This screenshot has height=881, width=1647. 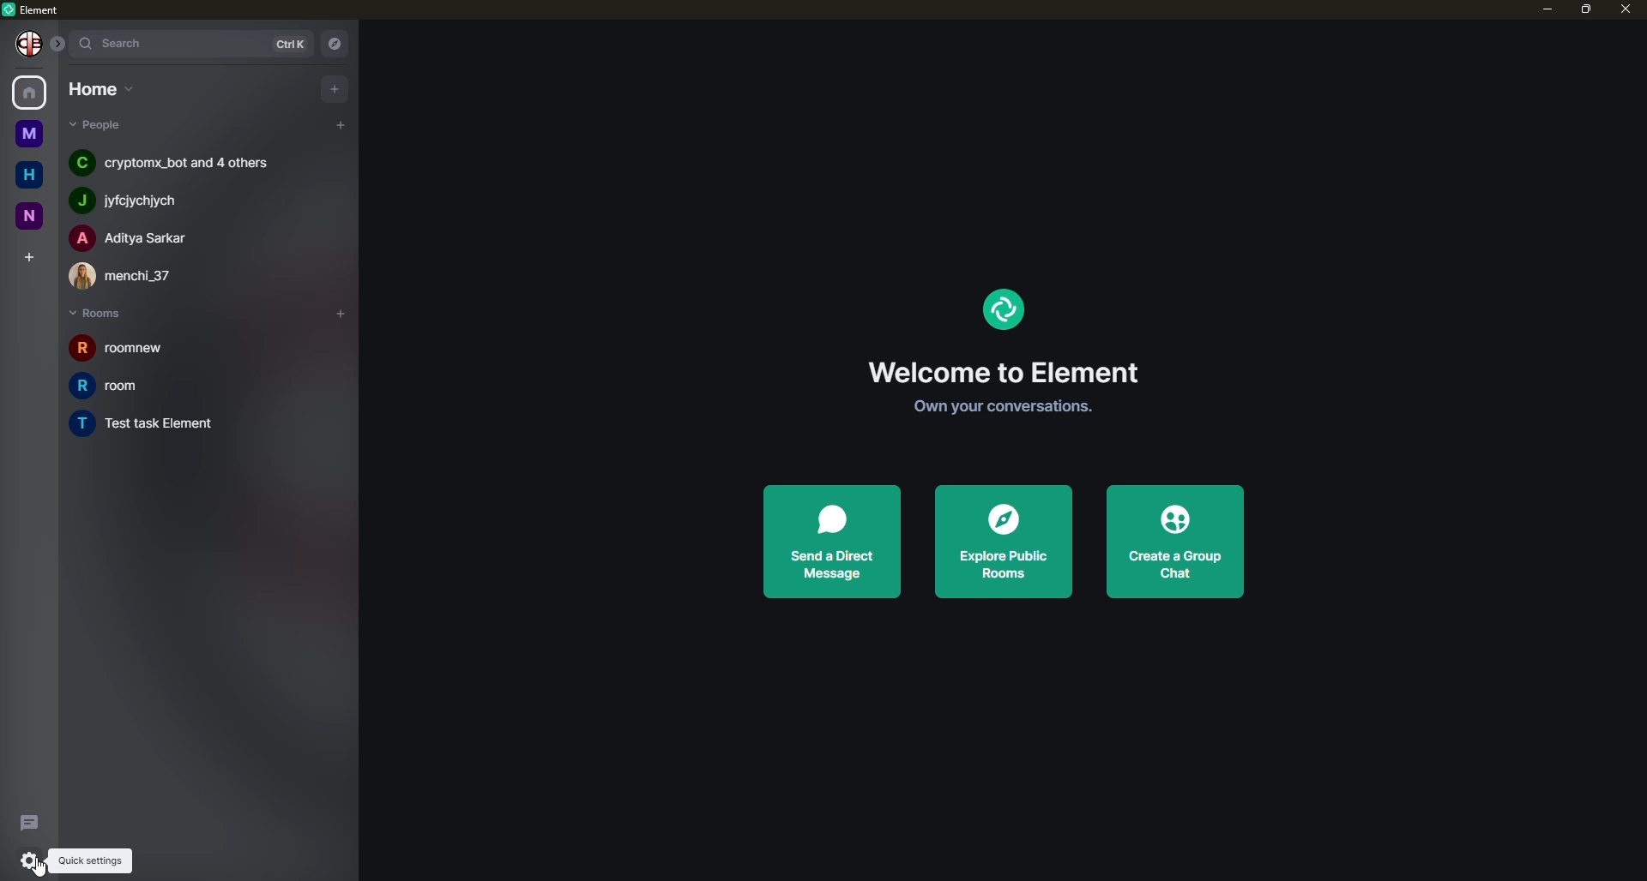 What do you see at coordinates (1537, 10) in the screenshot?
I see `minimize` at bounding box center [1537, 10].